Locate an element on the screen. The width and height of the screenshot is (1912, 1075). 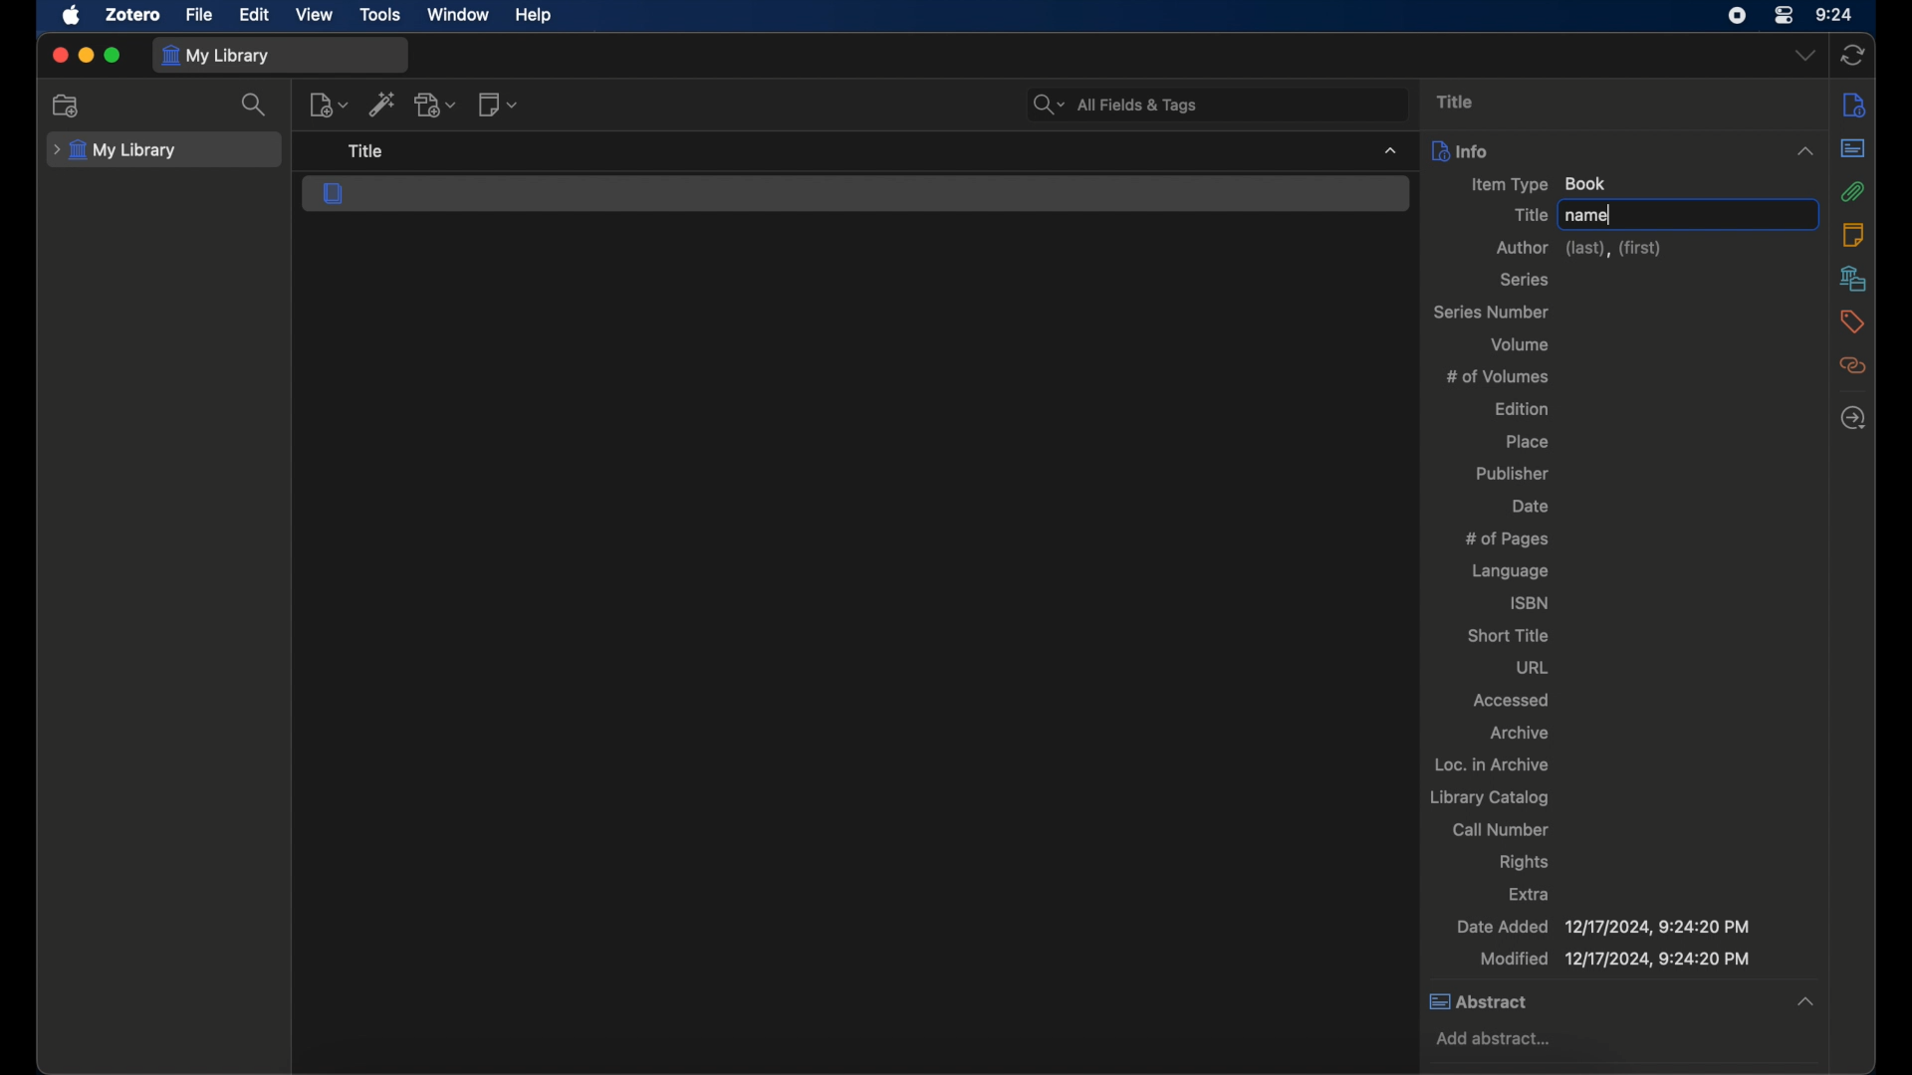
add abstract is located at coordinates (1501, 1038).